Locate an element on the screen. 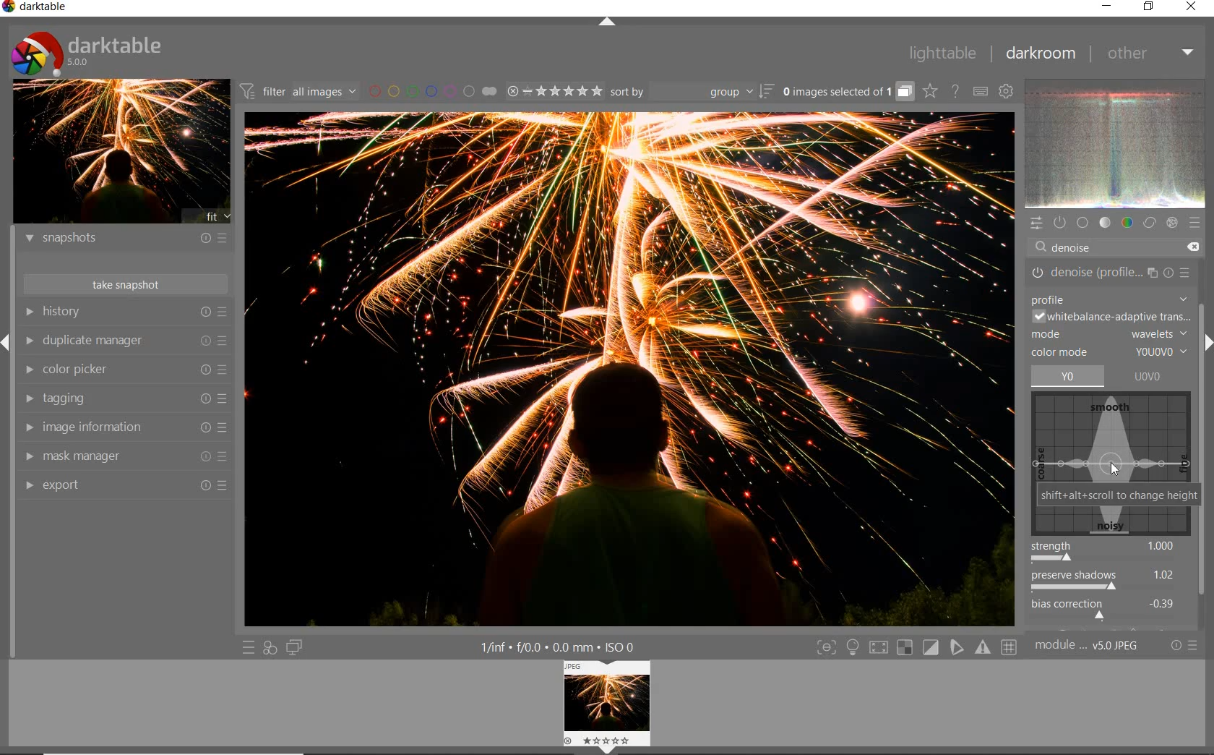 Image resolution: width=1214 pixels, height=755 pixels. tagging is located at coordinates (125, 400).